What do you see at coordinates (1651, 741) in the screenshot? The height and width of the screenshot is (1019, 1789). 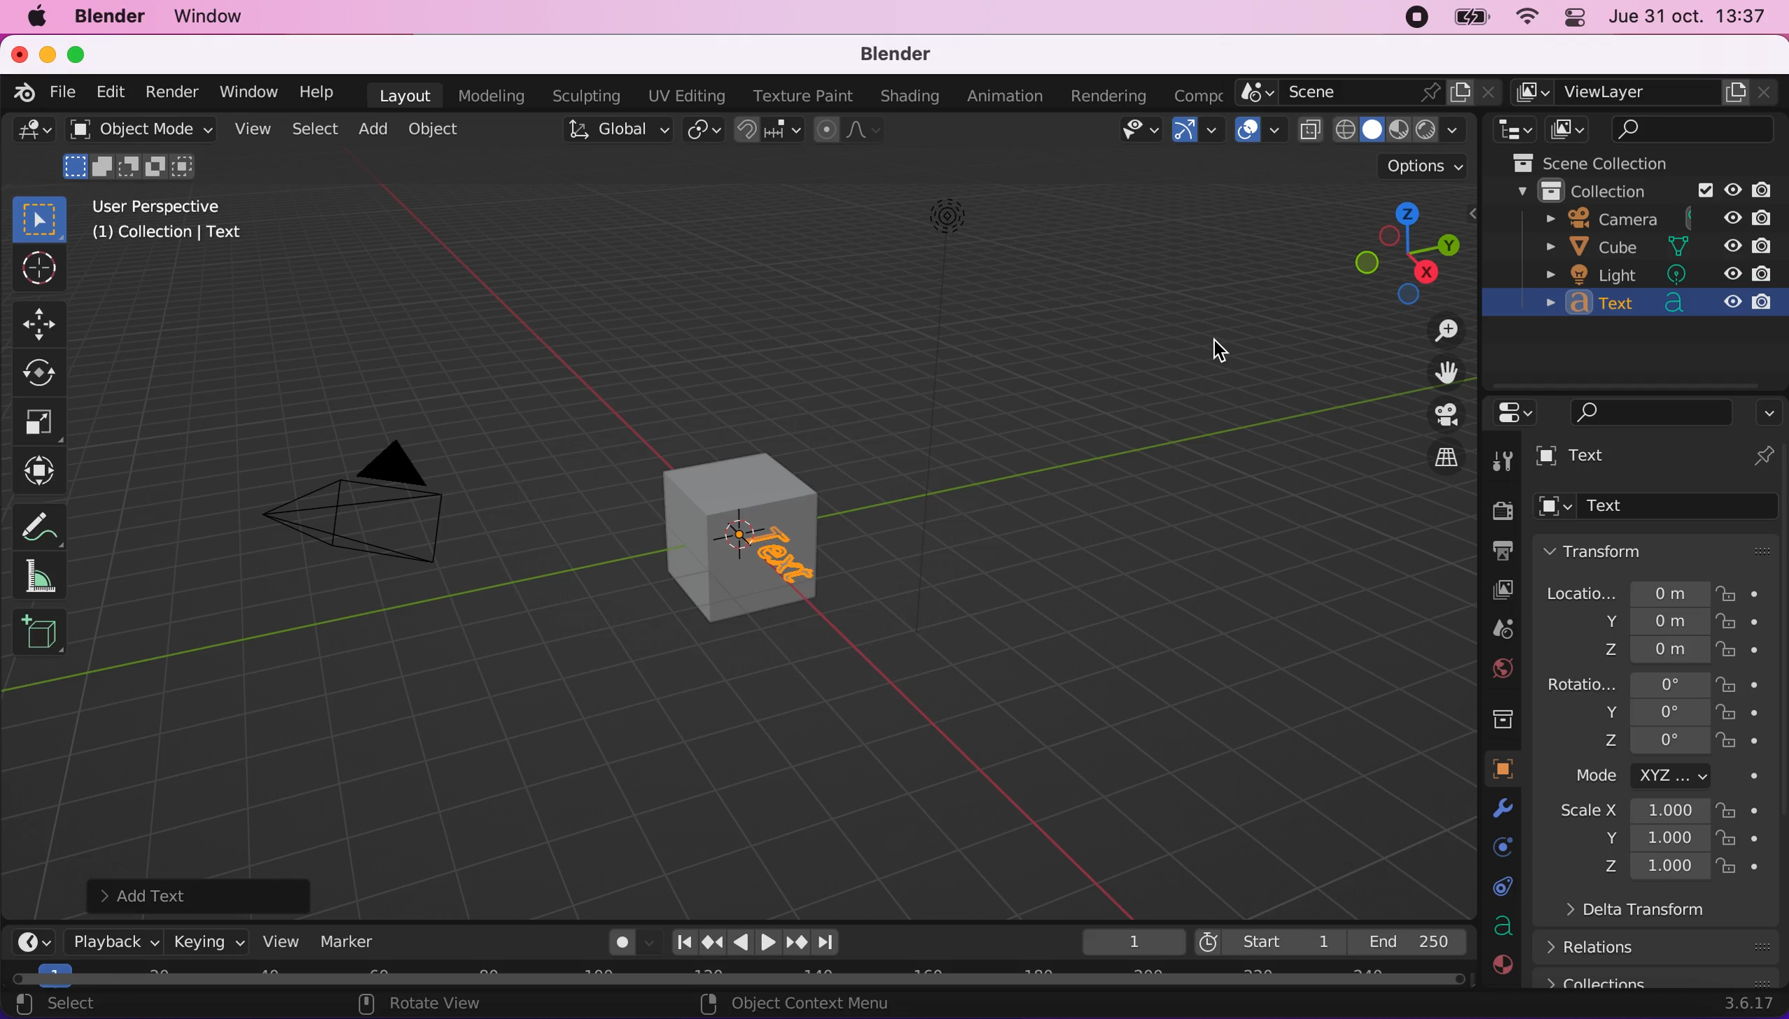 I see `Z 0°` at bounding box center [1651, 741].